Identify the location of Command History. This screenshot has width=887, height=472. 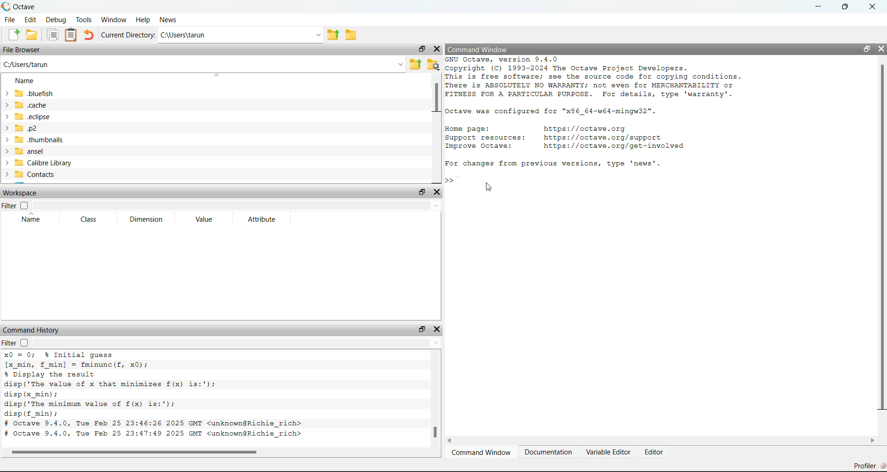
(35, 329).